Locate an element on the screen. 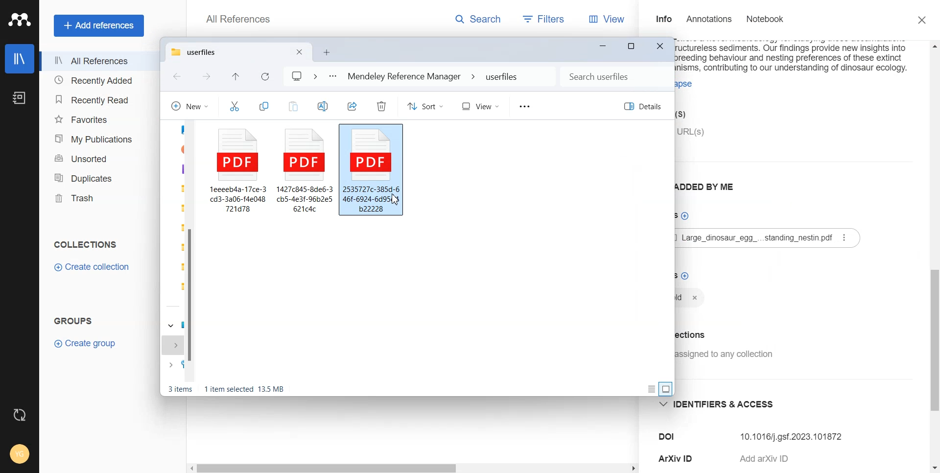 Image resolution: width=940 pixels, height=473 pixels. View is located at coordinates (481, 107).